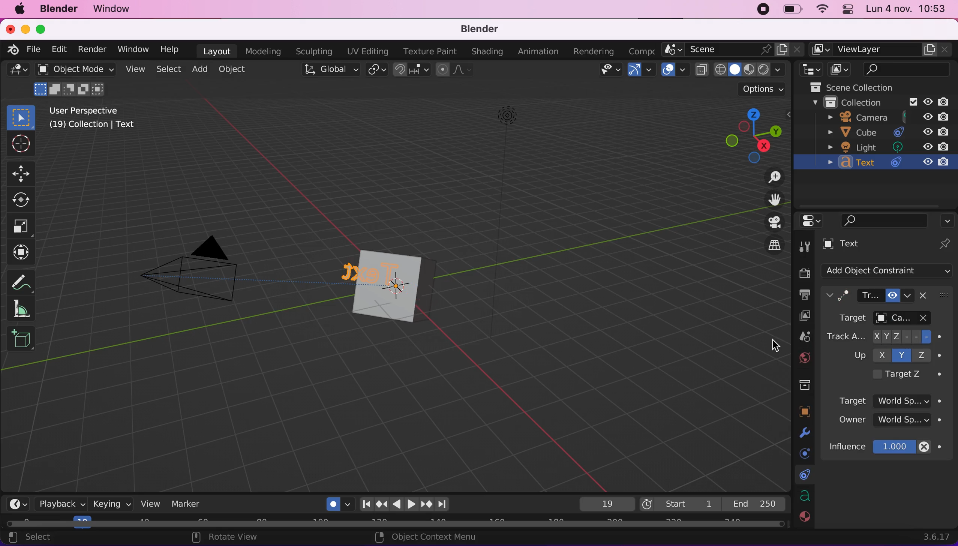 Image resolution: width=958 pixels, height=546 pixels. What do you see at coordinates (795, 10) in the screenshot?
I see `battery` at bounding box center [795, 10].